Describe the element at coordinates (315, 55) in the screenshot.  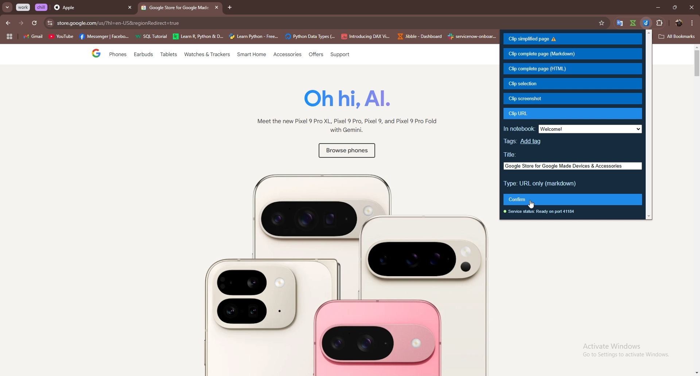
I see `Offers` at that location.